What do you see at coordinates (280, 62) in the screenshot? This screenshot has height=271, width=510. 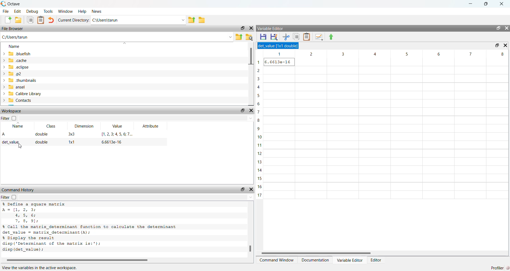 I see ` 6.6613e-16` at bounding box center [280, 62].